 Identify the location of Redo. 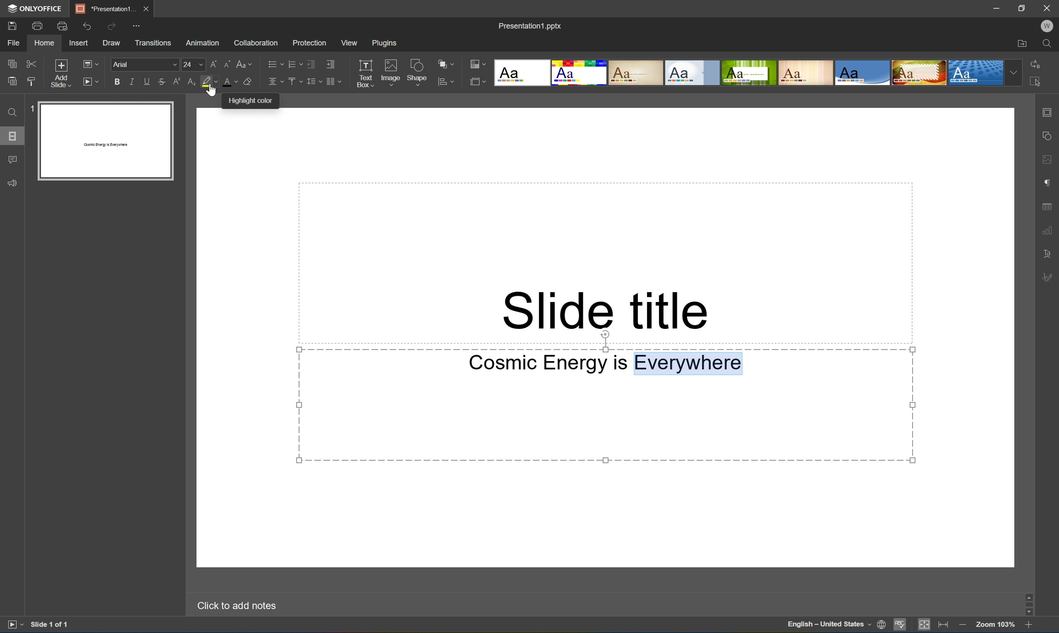
(111, 26).